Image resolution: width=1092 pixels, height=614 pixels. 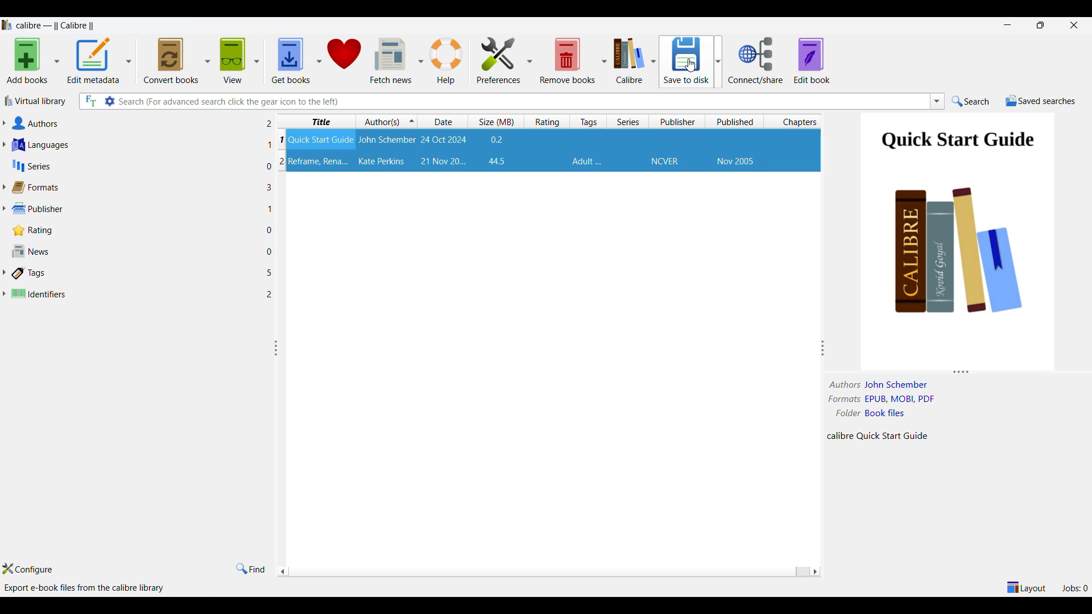 I want to click on Layout settings, so click(x=1027, y=587).